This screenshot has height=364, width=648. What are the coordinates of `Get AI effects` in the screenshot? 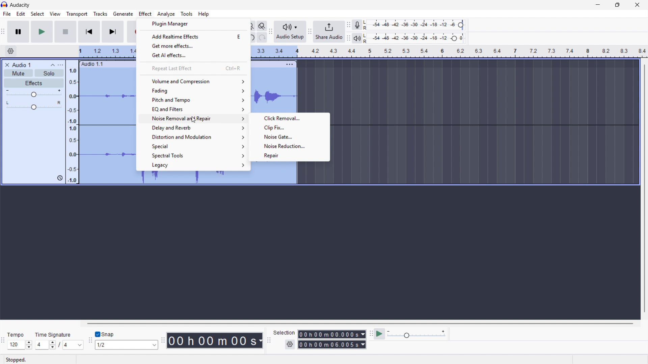 It's located at (194, 55).